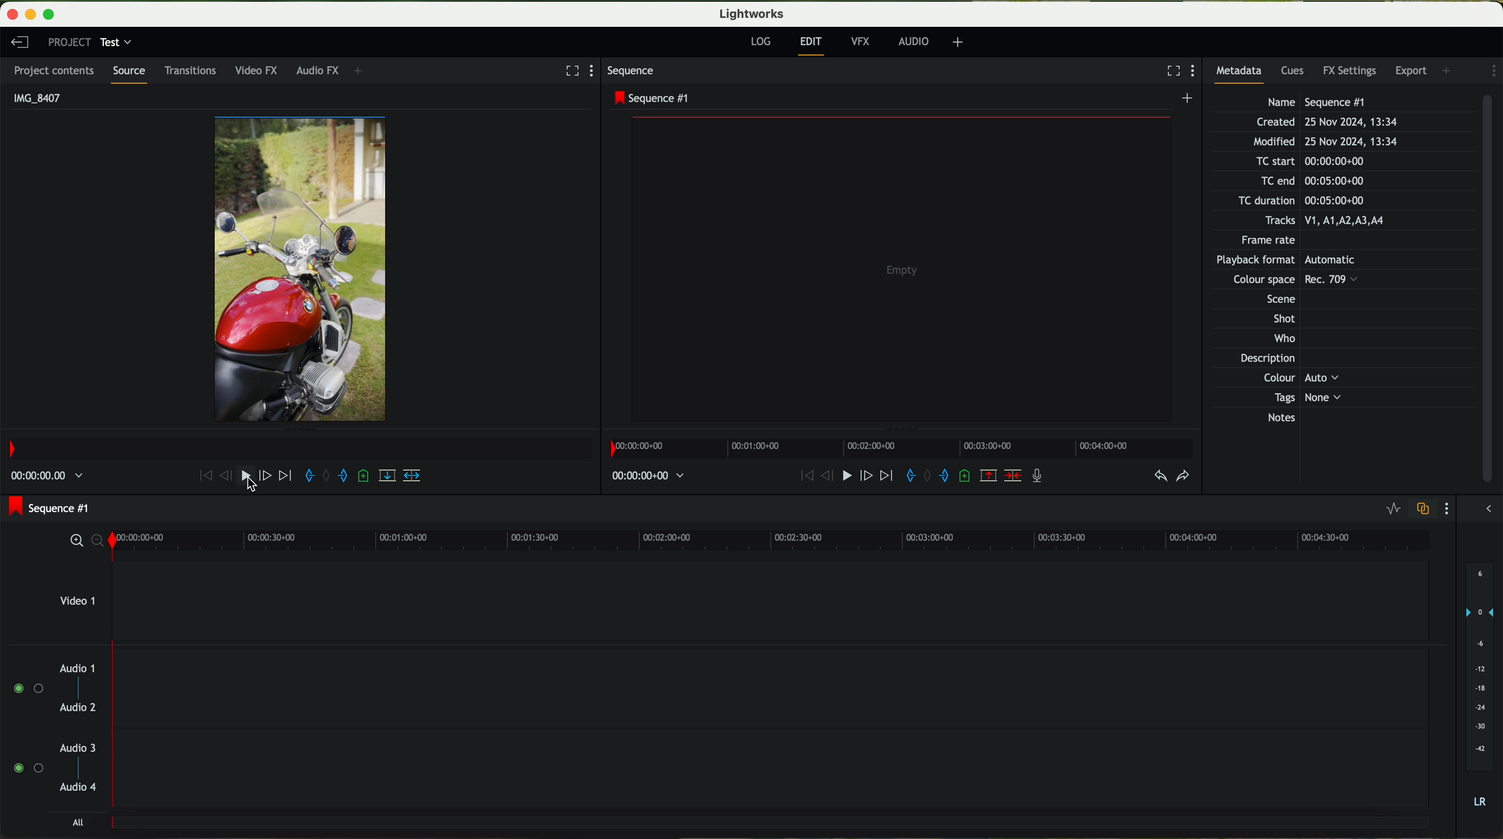  Describe the element at coordinates (900, 448) in the screenshot. I see `timeline` at that location.